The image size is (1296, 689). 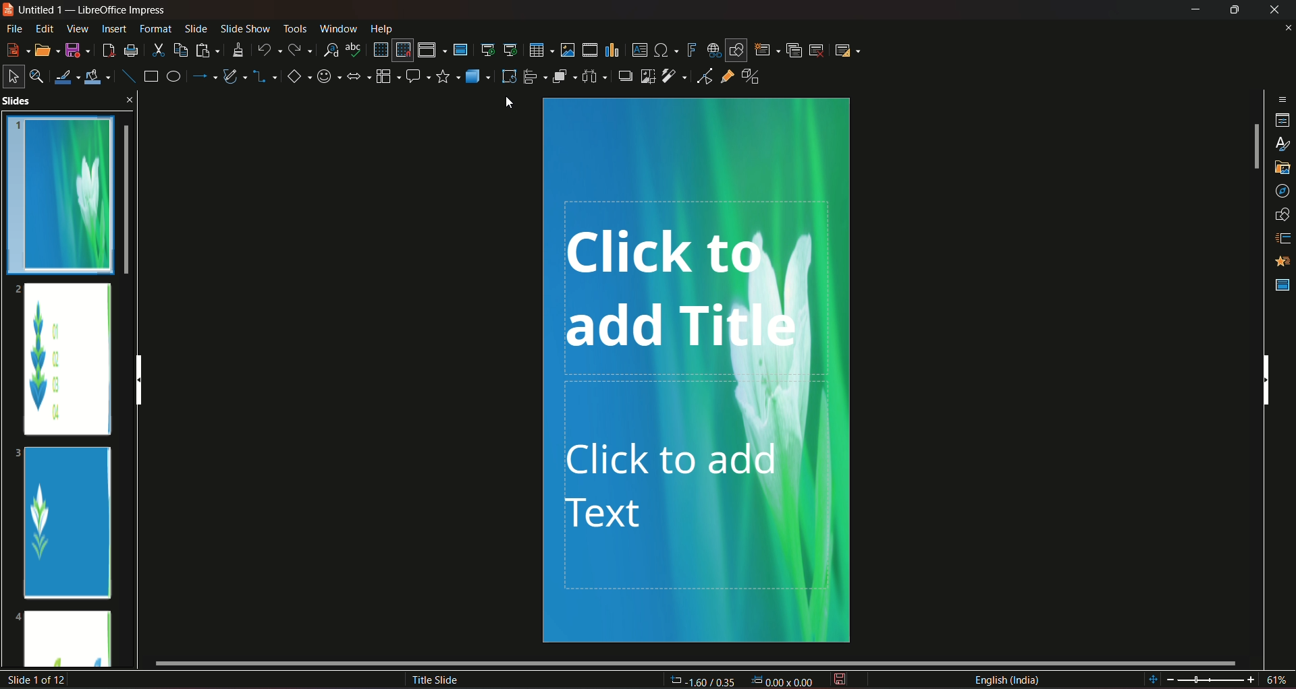 What do you see at coordinates (329, 76) in the screenshot?
I see `symbol shapes` at bounding box center [329, 76].